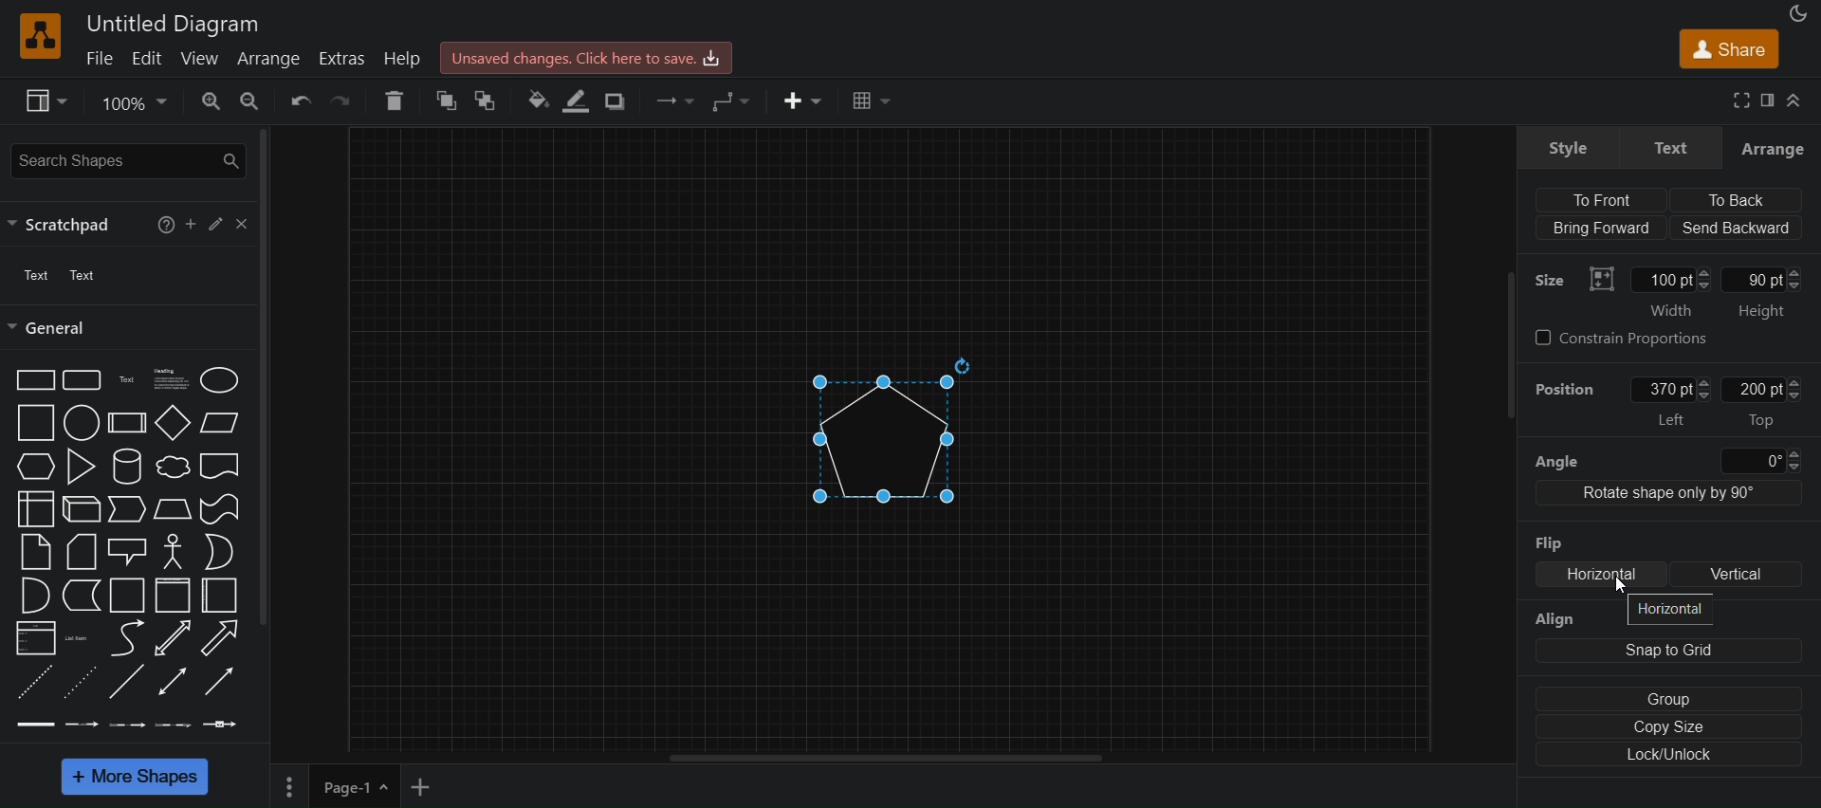 The image size is (1821, 808). What do you see at coordinates (82, 596) in the screenshot?
I see `Data storage` at bounding box center [82, 596].